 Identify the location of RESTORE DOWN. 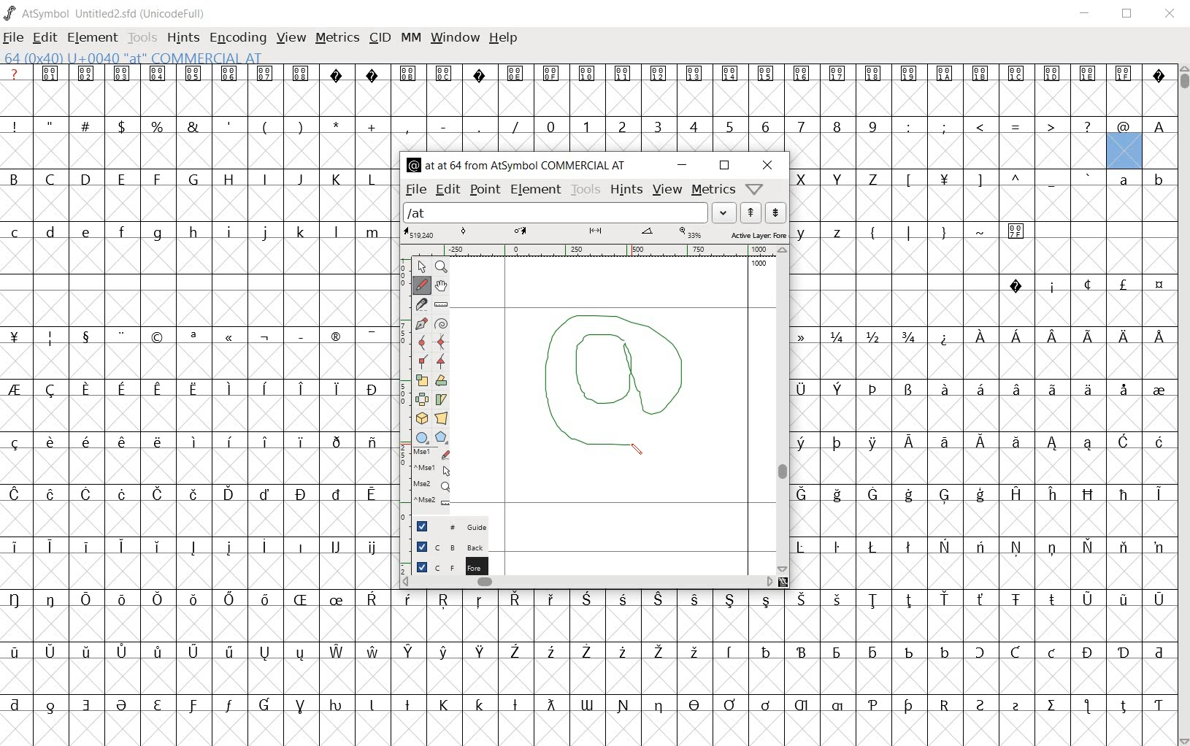
(1129, 16).